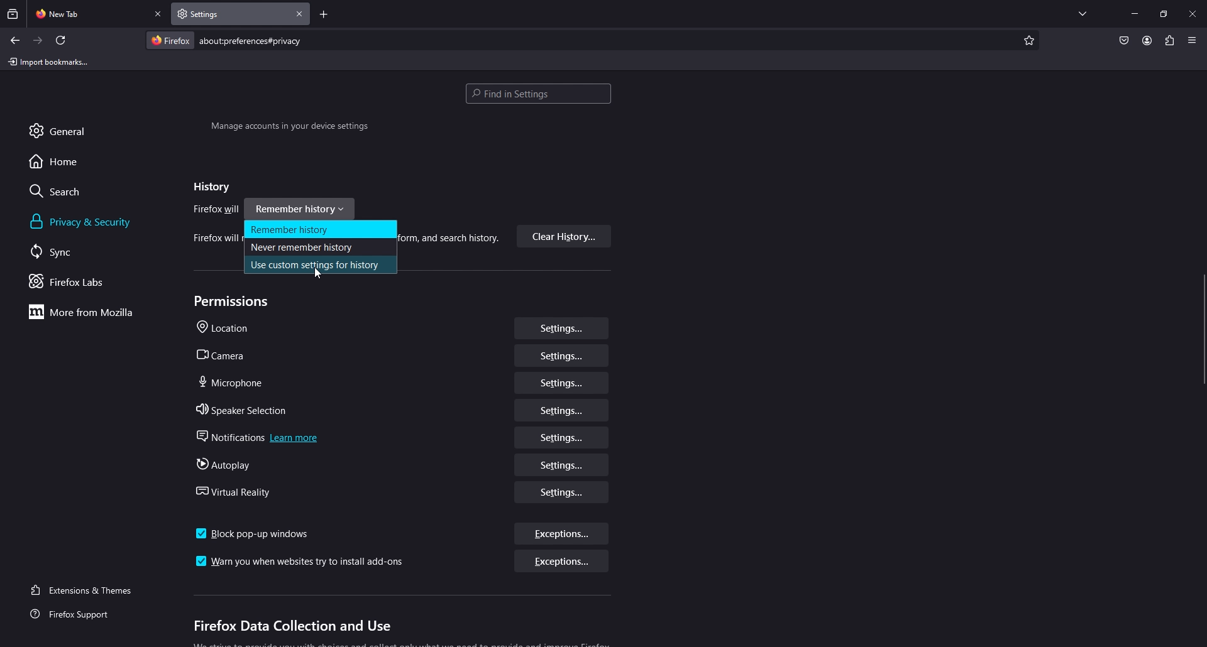  I want to click on firefox labs, so click(84, 281).